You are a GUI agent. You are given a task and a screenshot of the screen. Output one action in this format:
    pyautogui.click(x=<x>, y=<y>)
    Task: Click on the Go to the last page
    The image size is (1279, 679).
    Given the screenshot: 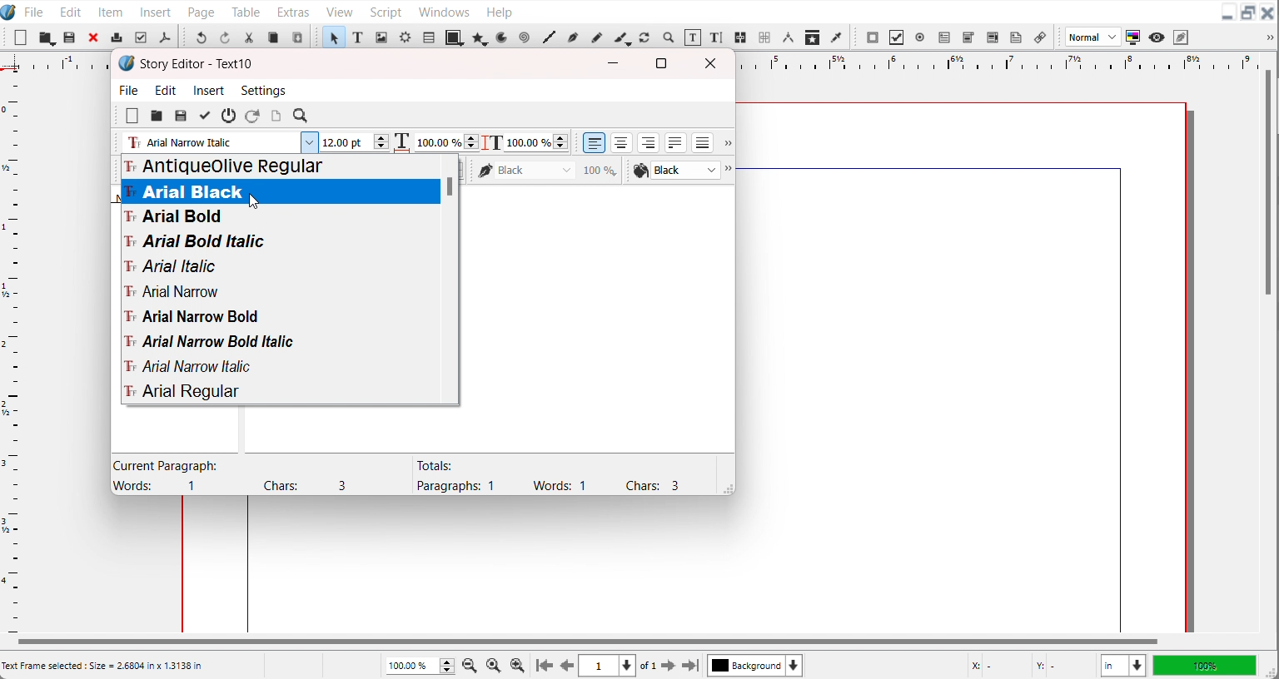 What is the action you would take?
    pyautogui.click(x=690, y=666)
    